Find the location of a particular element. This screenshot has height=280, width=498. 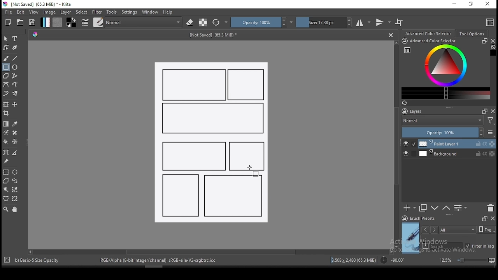

close docker is located at coordinates (493, 218).